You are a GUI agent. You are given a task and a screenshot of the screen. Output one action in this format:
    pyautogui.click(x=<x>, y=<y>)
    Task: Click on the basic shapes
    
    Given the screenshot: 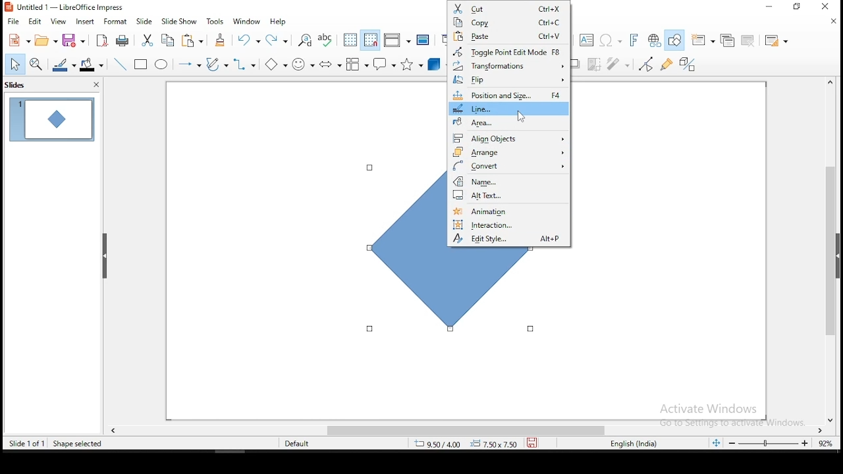 What is the action you would take?
    pyautogui.click(x=279, y=65)
    